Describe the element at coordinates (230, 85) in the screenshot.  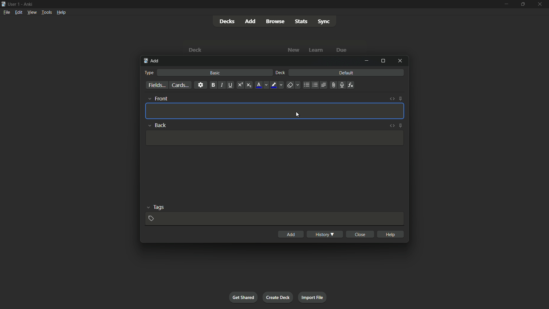
I see `underline` at that location.